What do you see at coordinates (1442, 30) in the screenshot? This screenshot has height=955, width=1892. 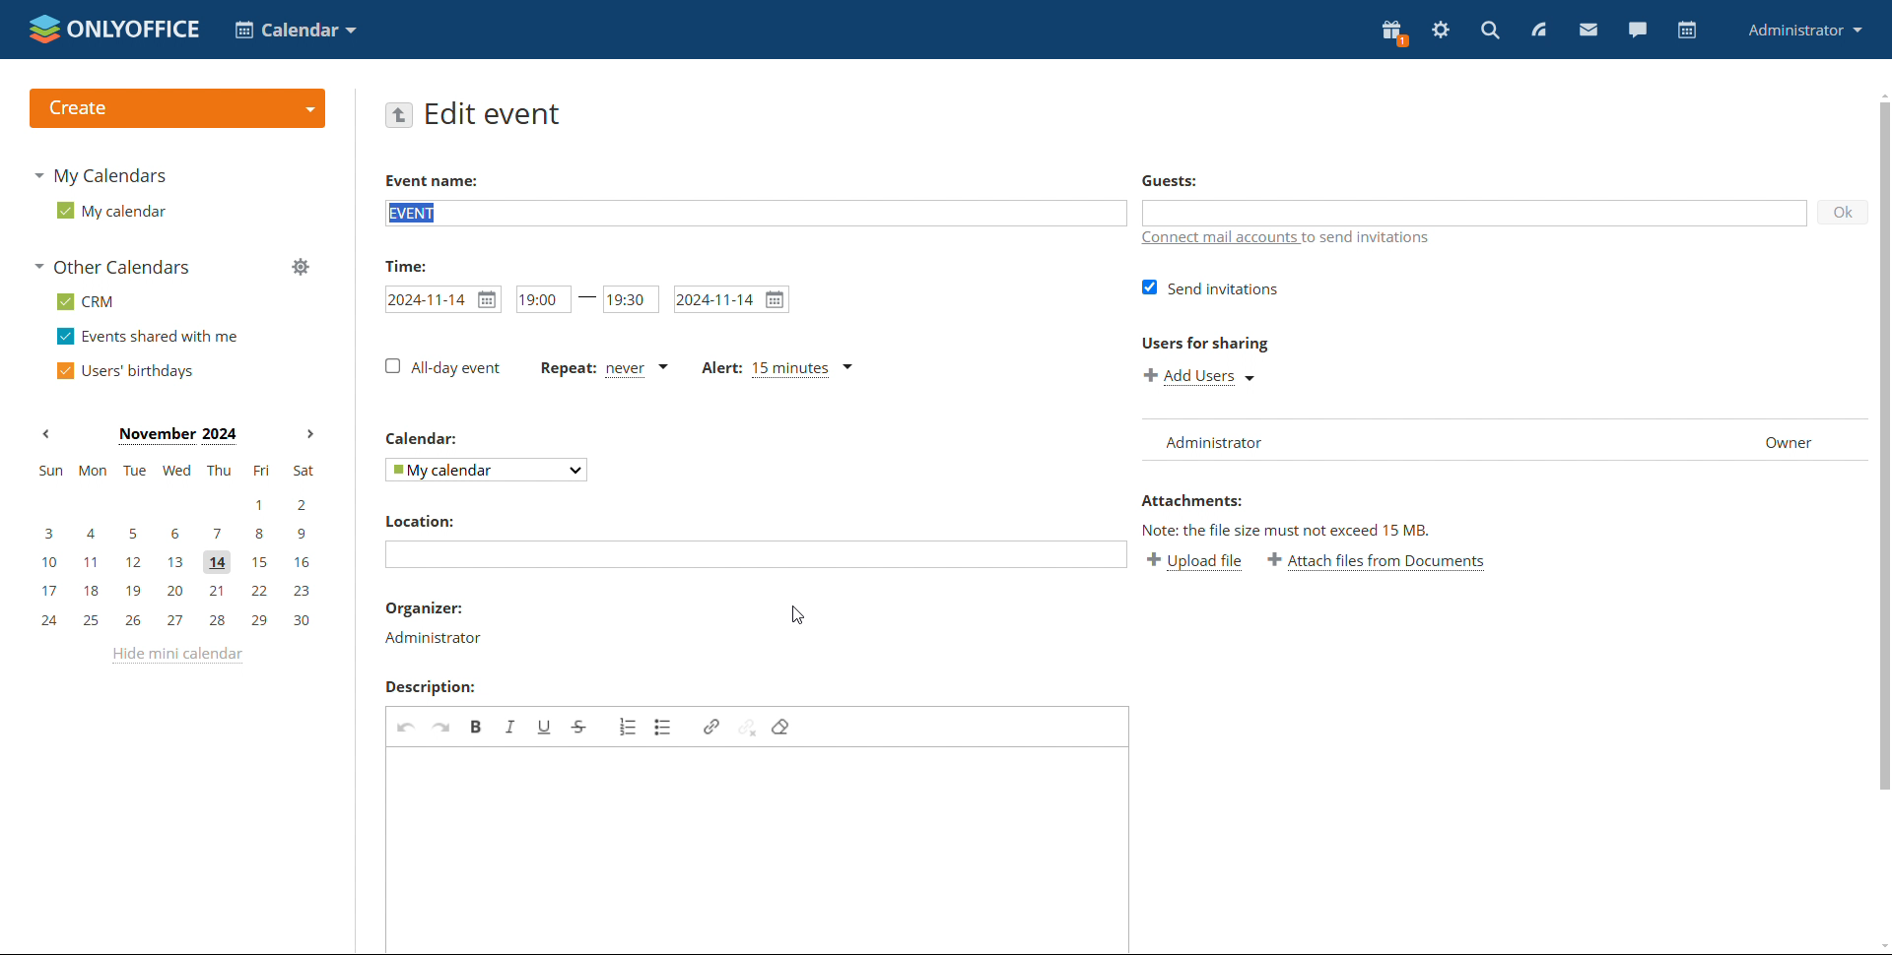 I see `settings` at bounding box center [1442, 30].